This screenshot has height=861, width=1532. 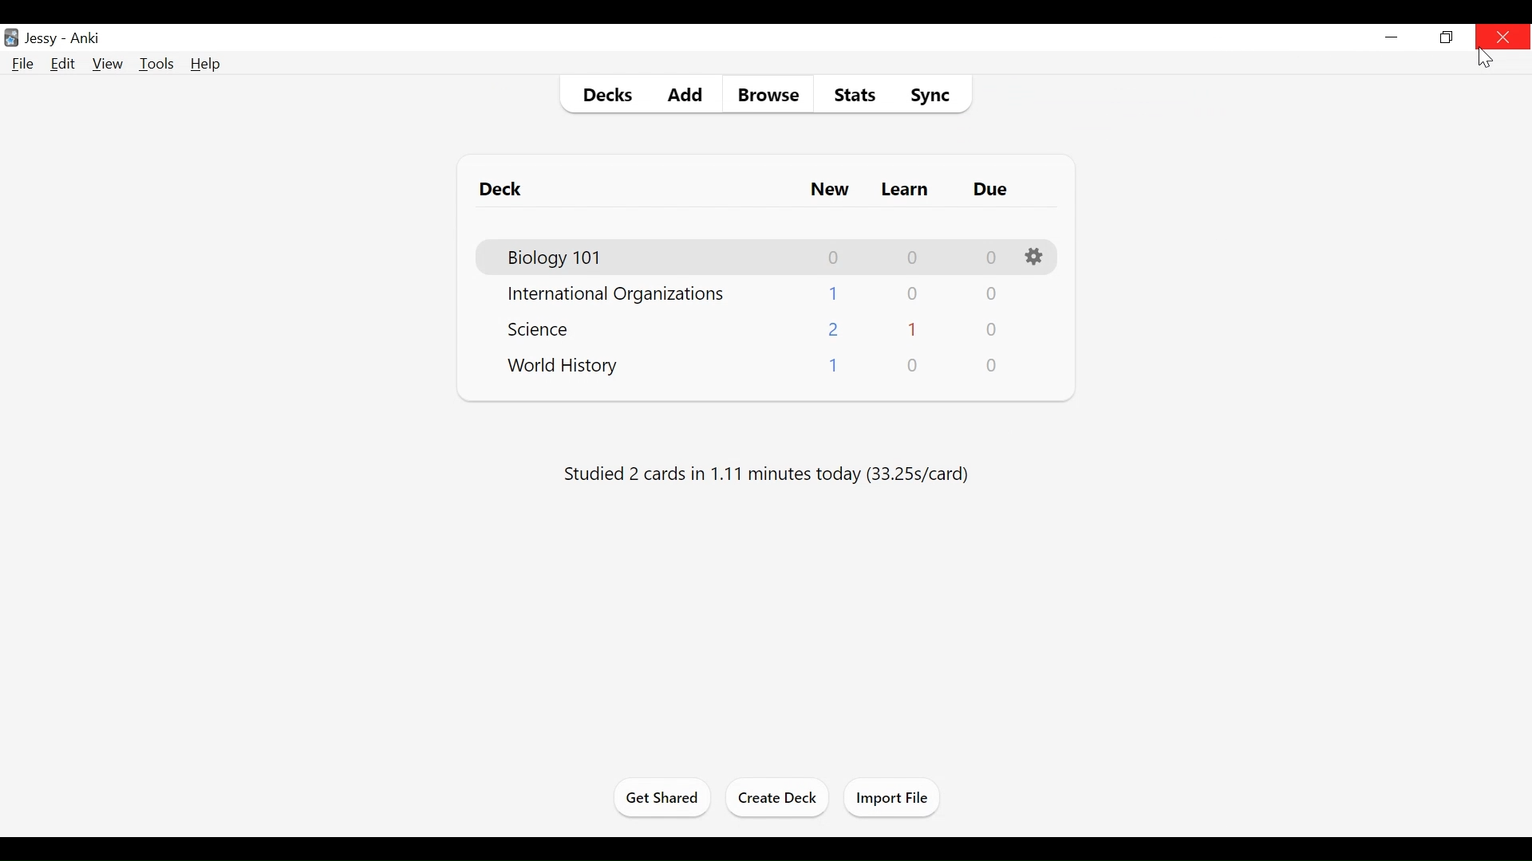 What do you see at coordinates (1392, 37) in the screenshot?
I see `minimize` at bounding box center [1392, 37].